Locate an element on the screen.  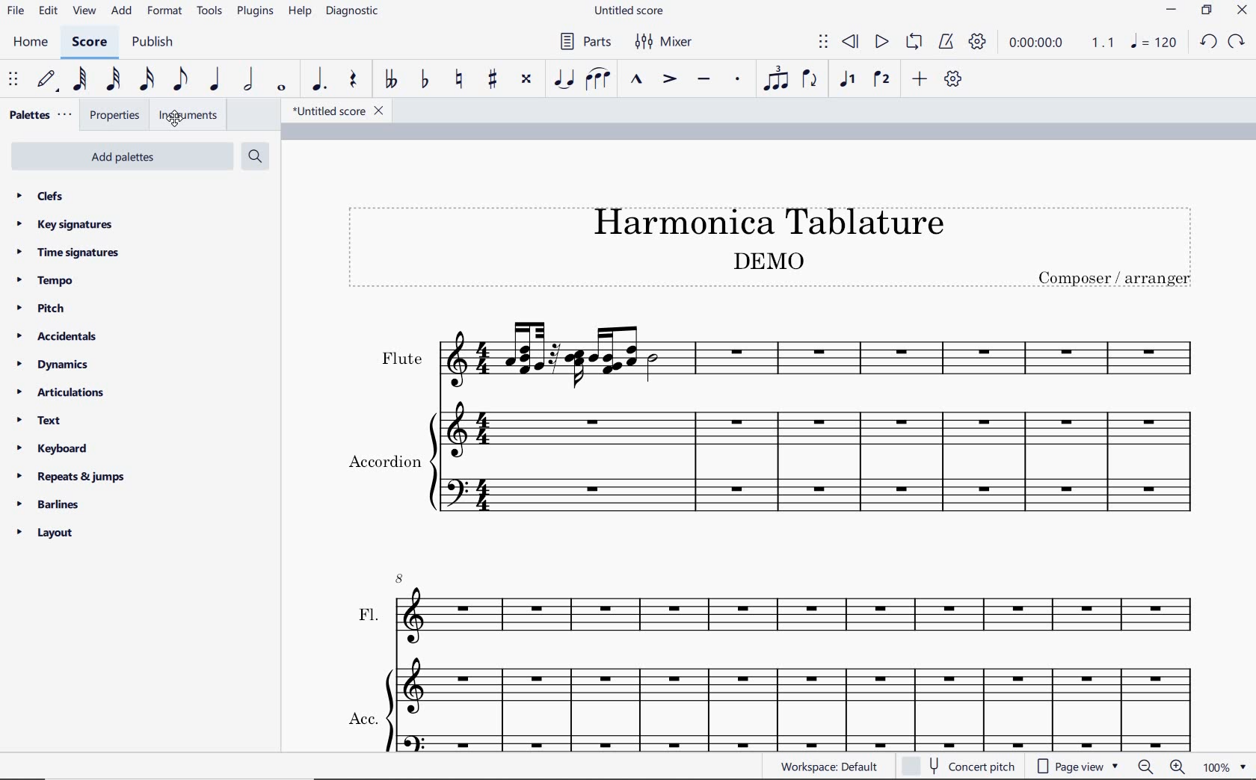
rewind is located at coordinates (853, 43).